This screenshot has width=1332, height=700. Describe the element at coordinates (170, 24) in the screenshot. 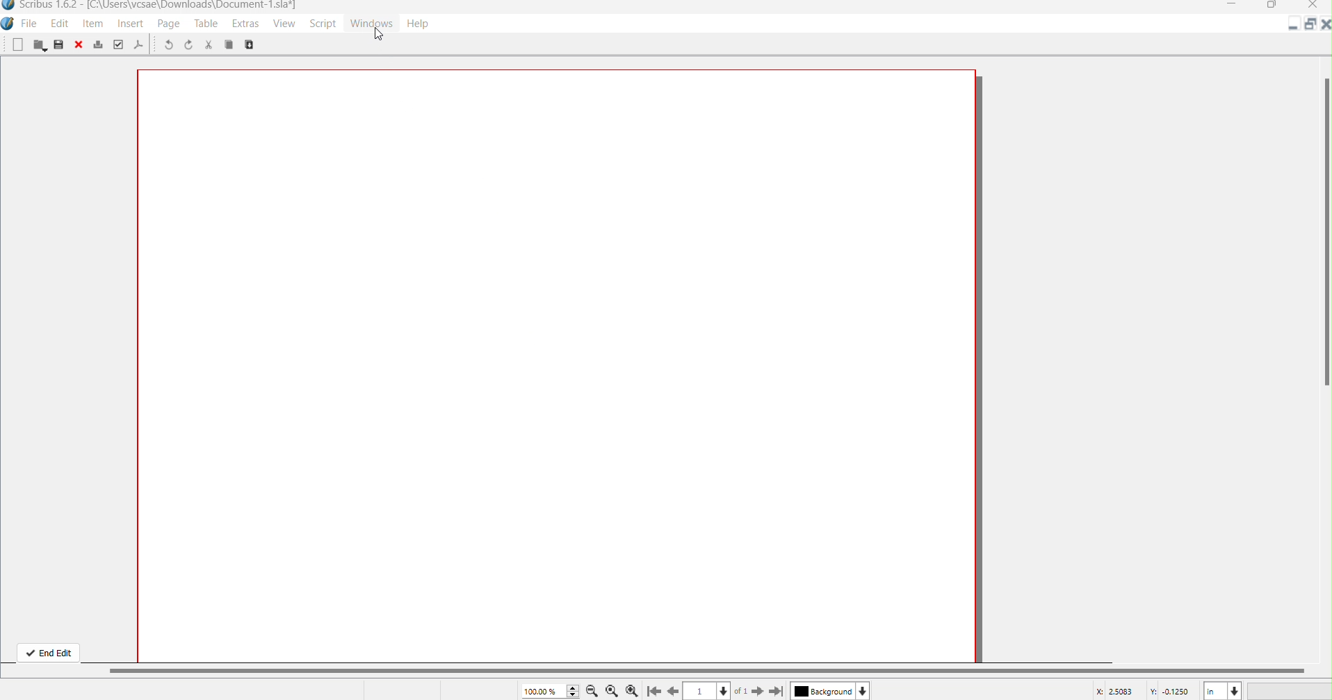

I see `` at that location.